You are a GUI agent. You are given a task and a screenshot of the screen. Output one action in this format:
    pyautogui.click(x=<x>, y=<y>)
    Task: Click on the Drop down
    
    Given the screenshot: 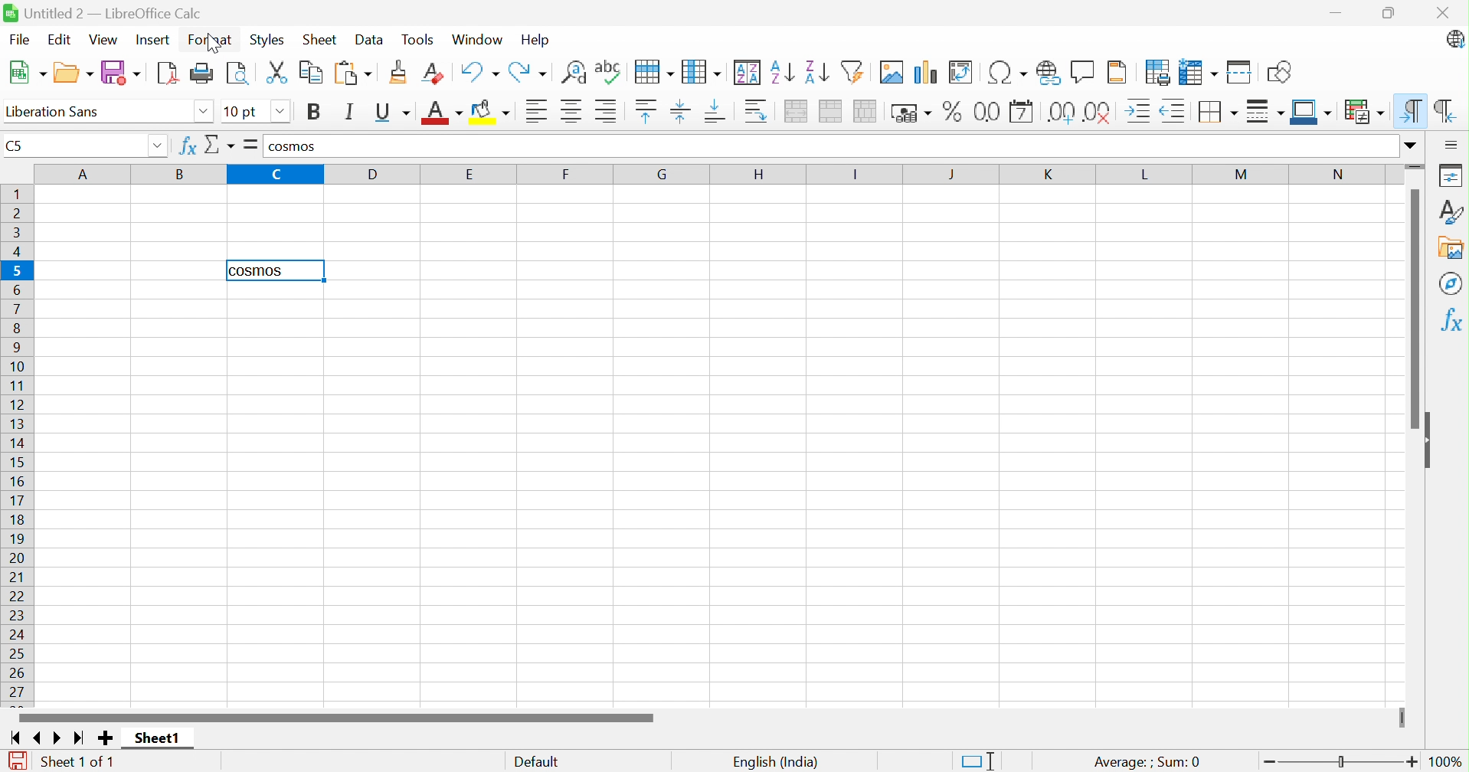 What is the action you would take?
    pyautogui.click(x=281, y=111)
    